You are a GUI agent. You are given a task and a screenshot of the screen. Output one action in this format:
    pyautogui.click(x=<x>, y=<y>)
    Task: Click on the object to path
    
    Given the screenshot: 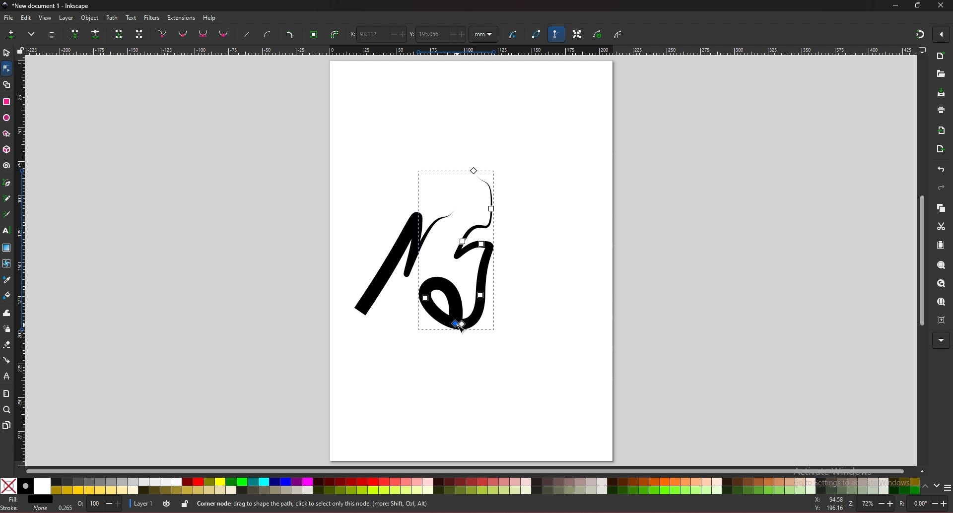 What is the action you would take?
    pyautogui.click(x=315, y=35)
    